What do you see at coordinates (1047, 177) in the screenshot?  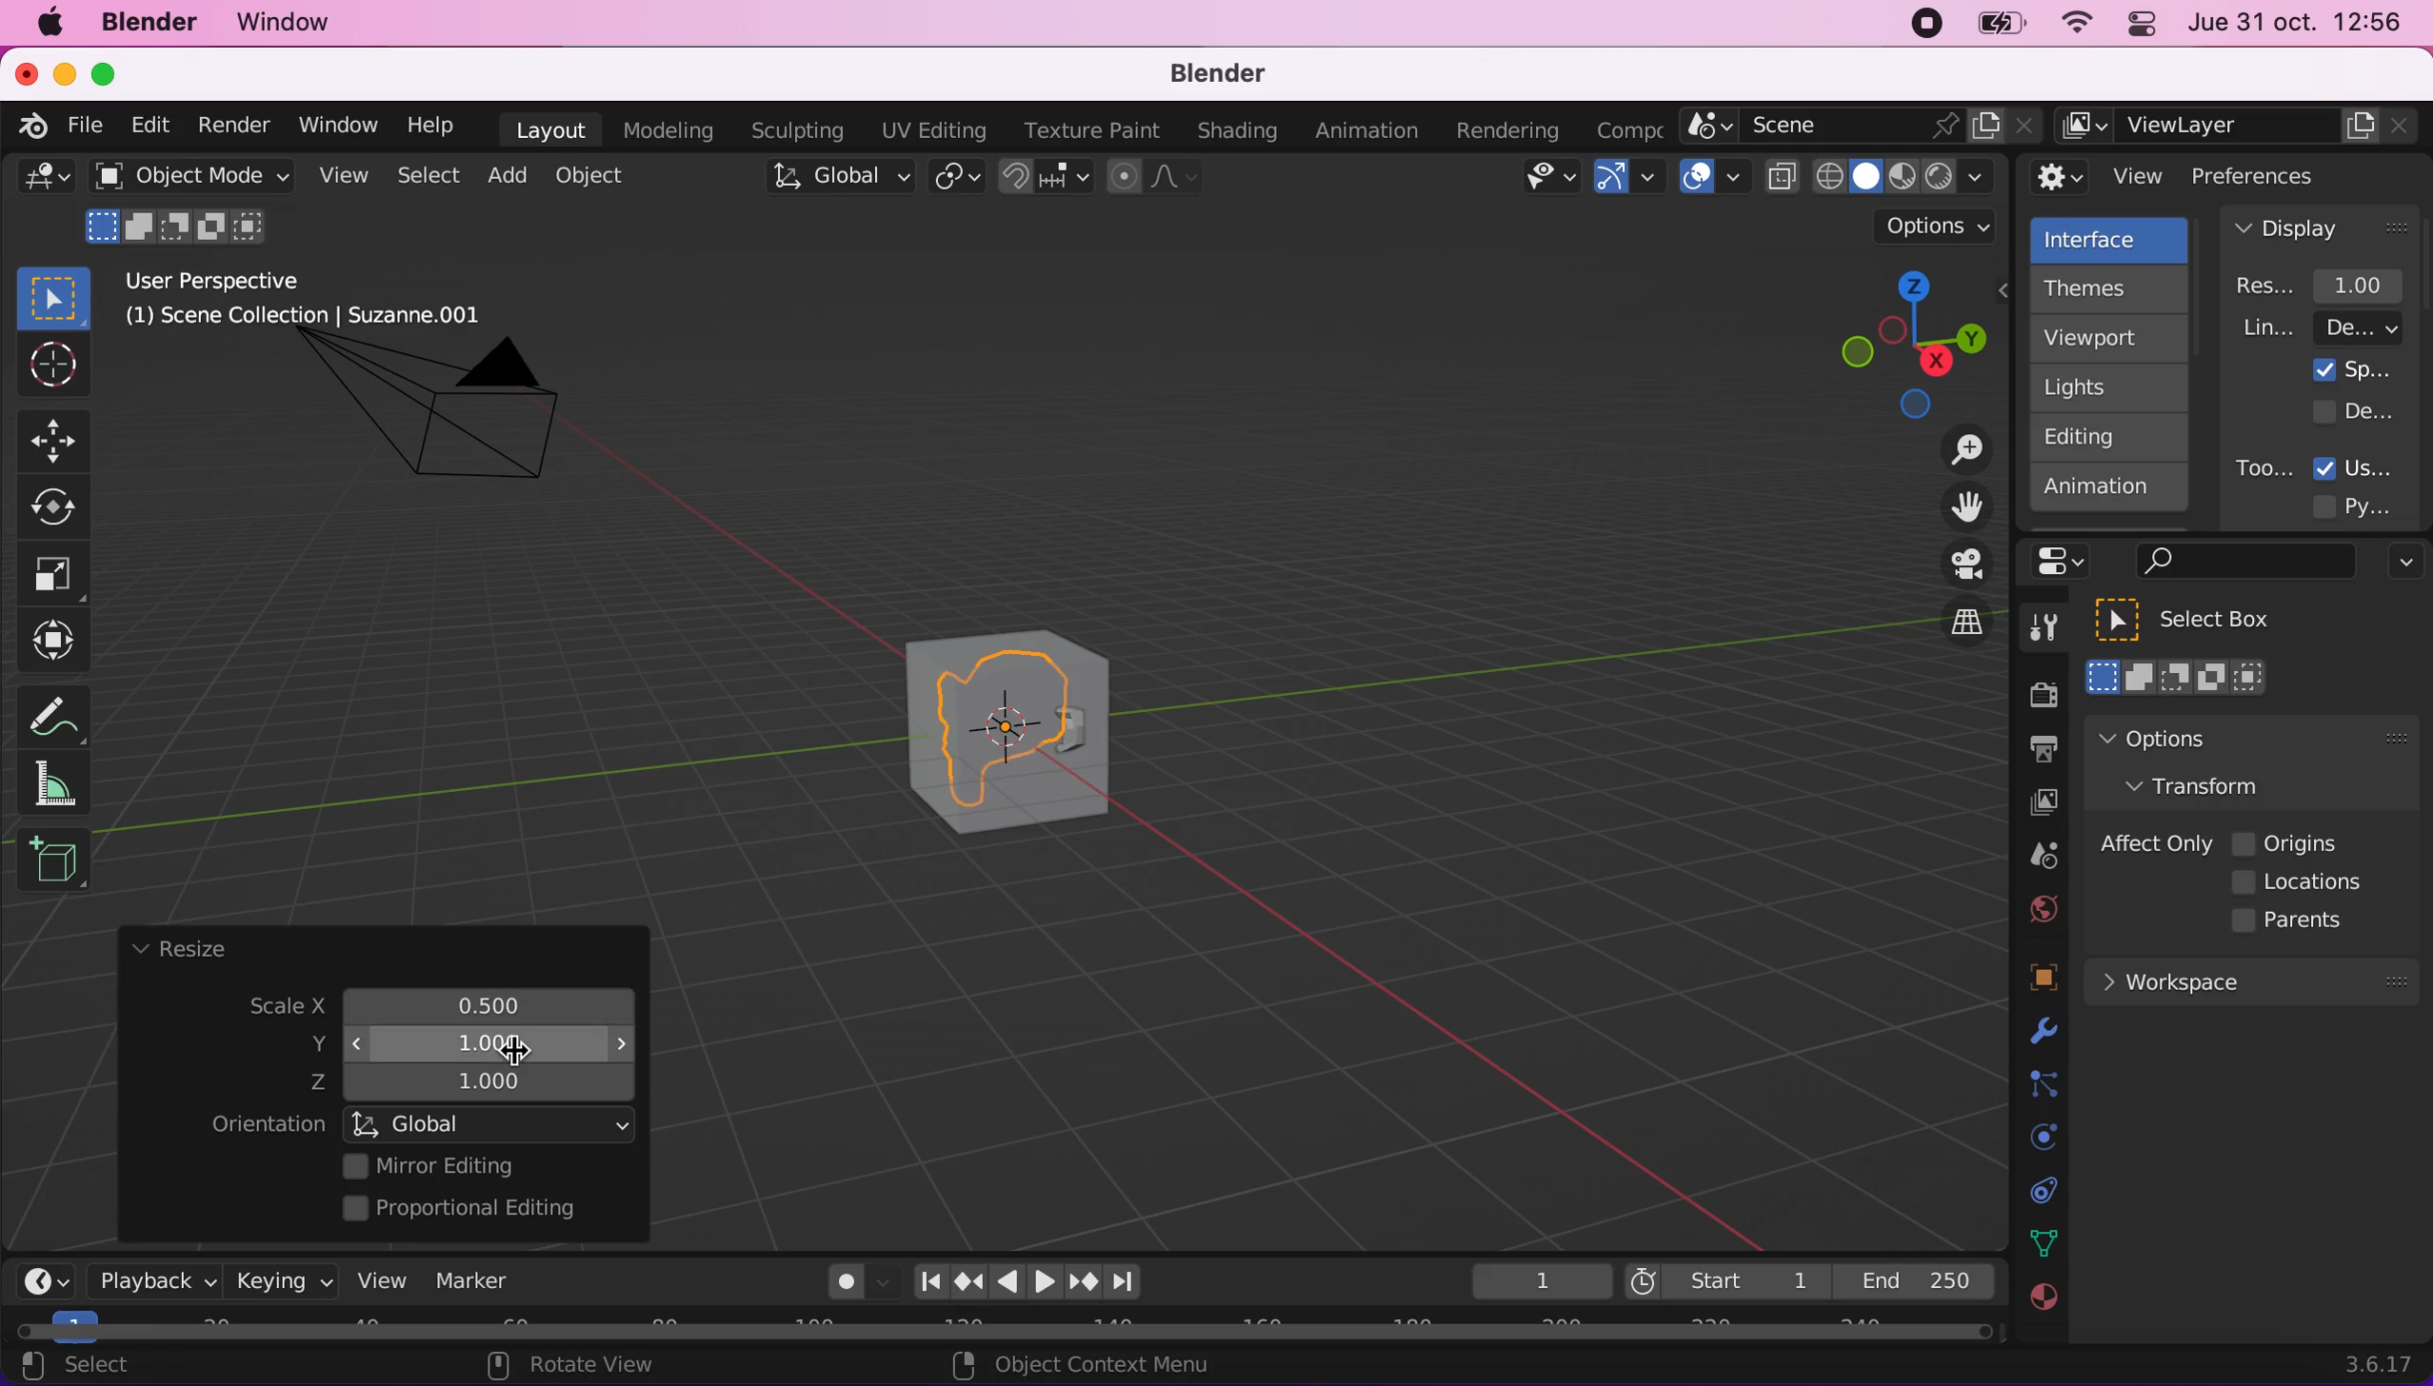 I see `snap` at bounding box center [1047, 177].